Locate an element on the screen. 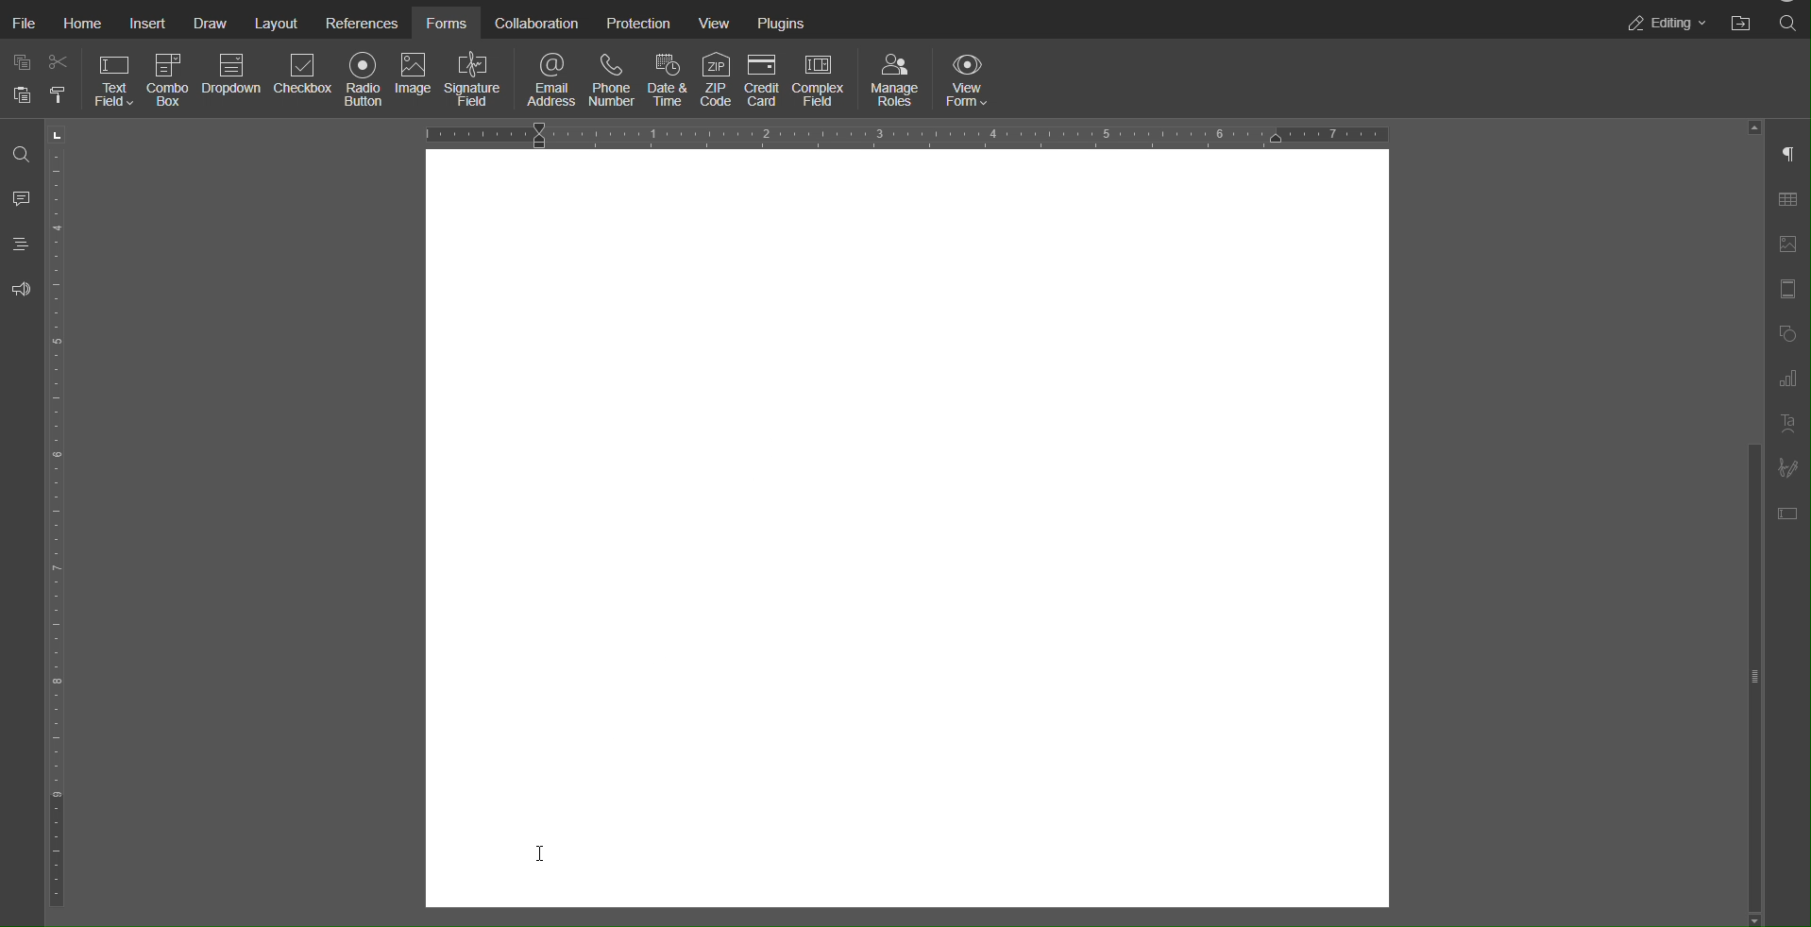 The width and height of the screenshot is (1811, 927). Image Settings is located at coordinates (1788, 244).